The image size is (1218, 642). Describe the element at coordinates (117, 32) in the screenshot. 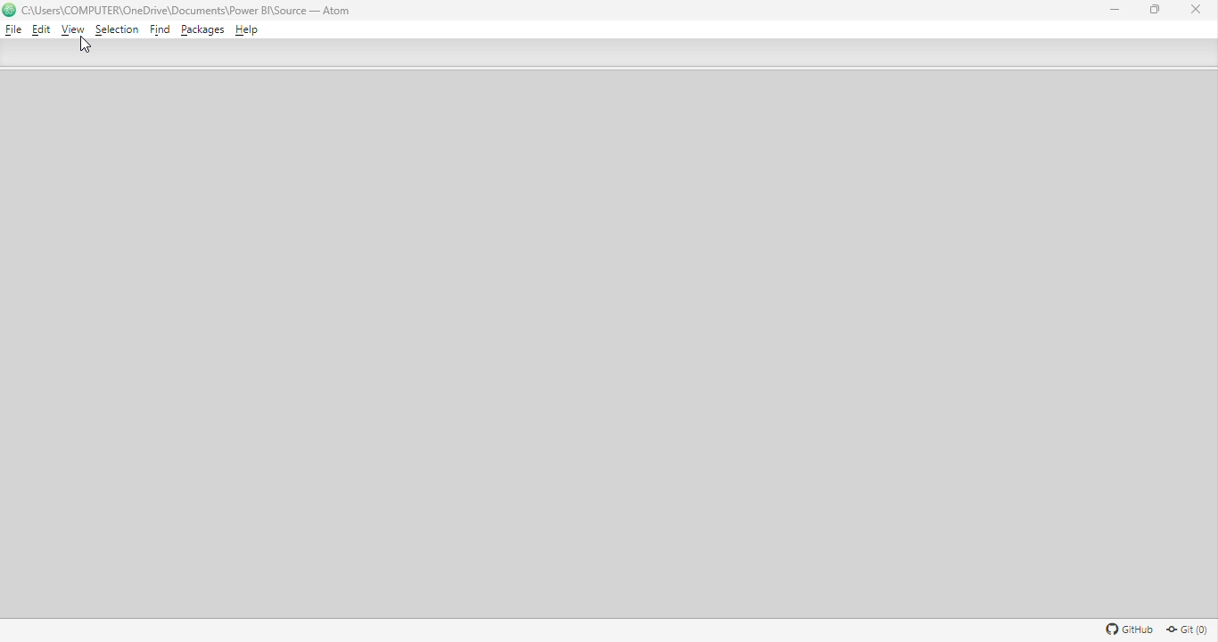

I see `Selection` at that location.